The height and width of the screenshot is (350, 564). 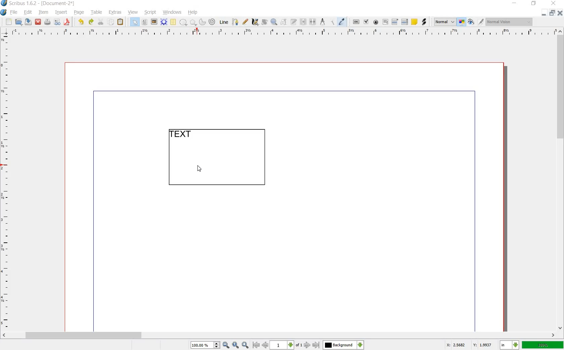 I want to click on close, so click(x=39, y=22).